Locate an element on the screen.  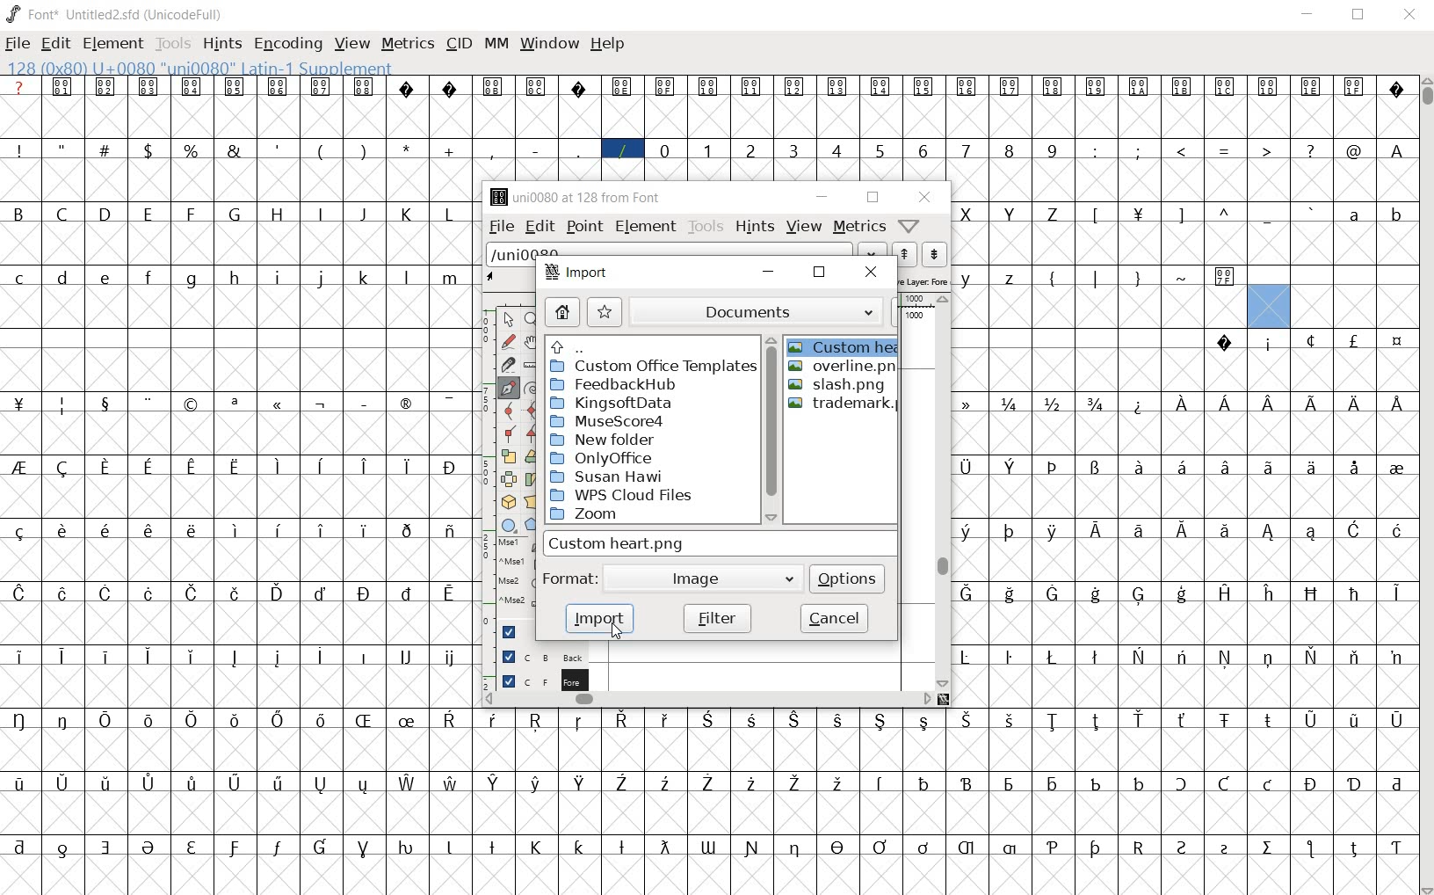
glyph is located at coordinates (62, 86).